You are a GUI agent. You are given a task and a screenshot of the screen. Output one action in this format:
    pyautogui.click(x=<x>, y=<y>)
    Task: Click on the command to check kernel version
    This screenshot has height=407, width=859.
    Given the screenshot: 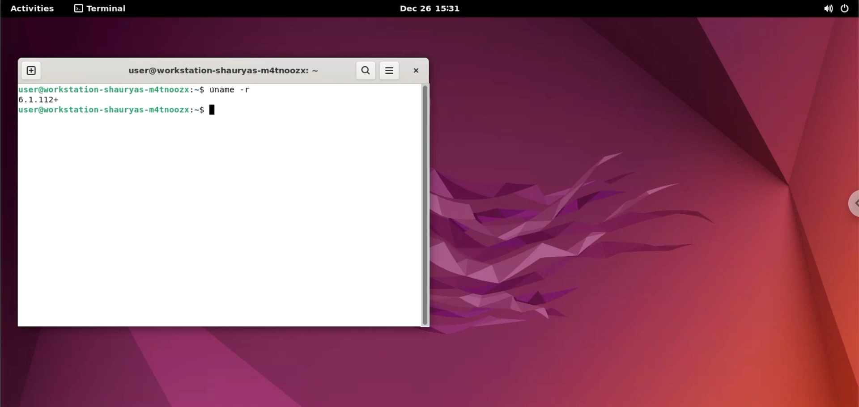 What is the action you would take?
    pyautogui.click(x=117, y=111)
    